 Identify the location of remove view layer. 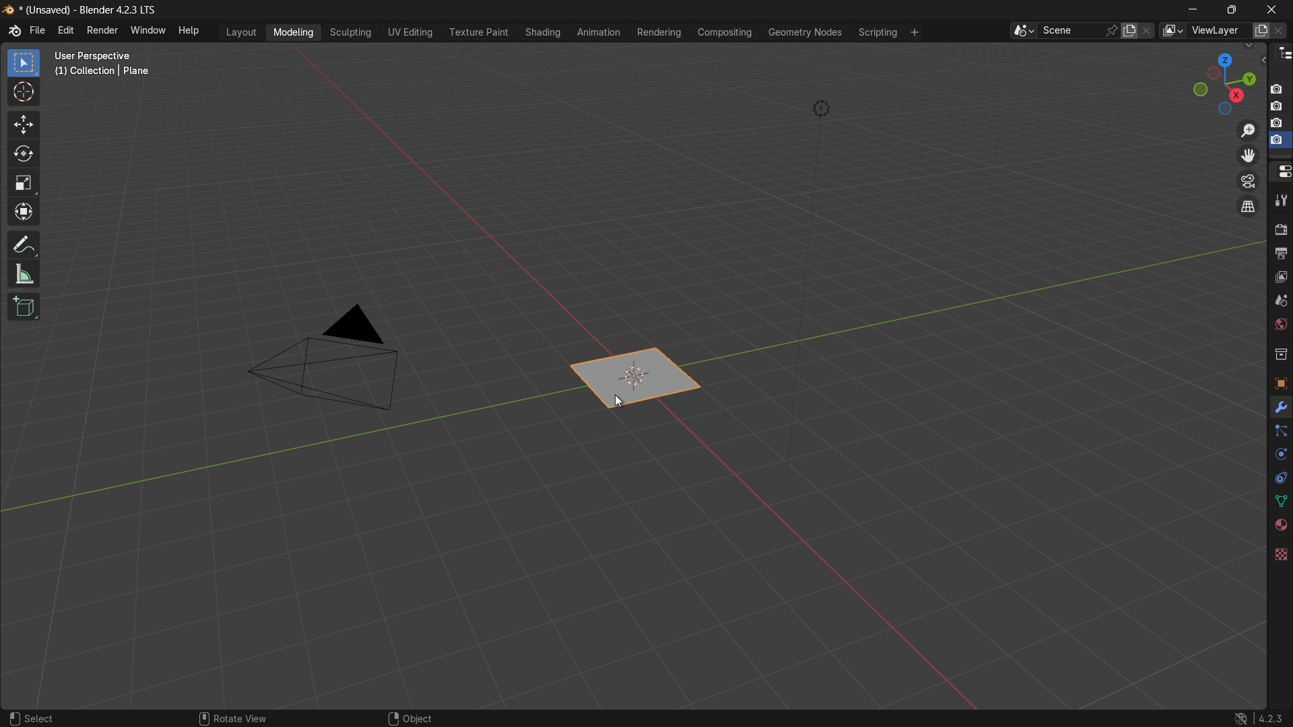
(1281, 32).